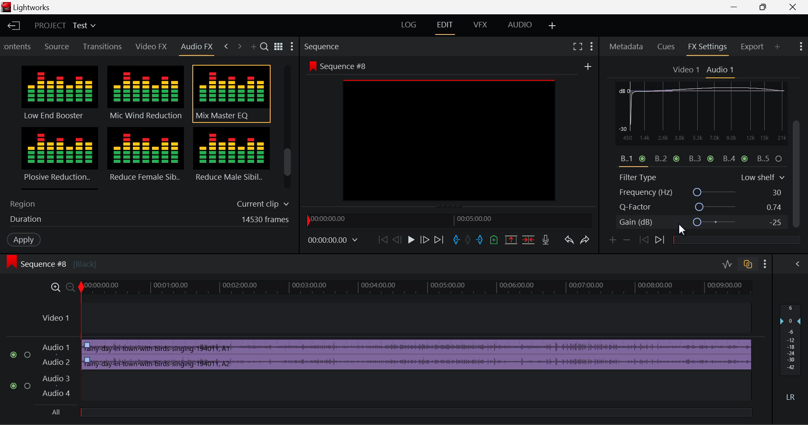  What do you see at coordinates (470, 240) in the screenshot?
I see `Remove all marks` at bounding box center [470, 240].